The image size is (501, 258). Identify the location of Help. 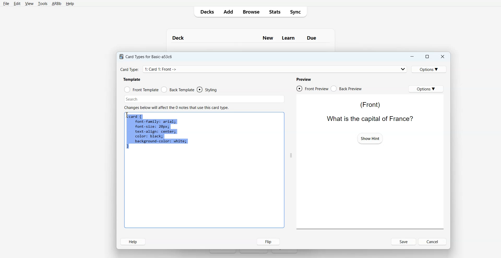
(133, 242).